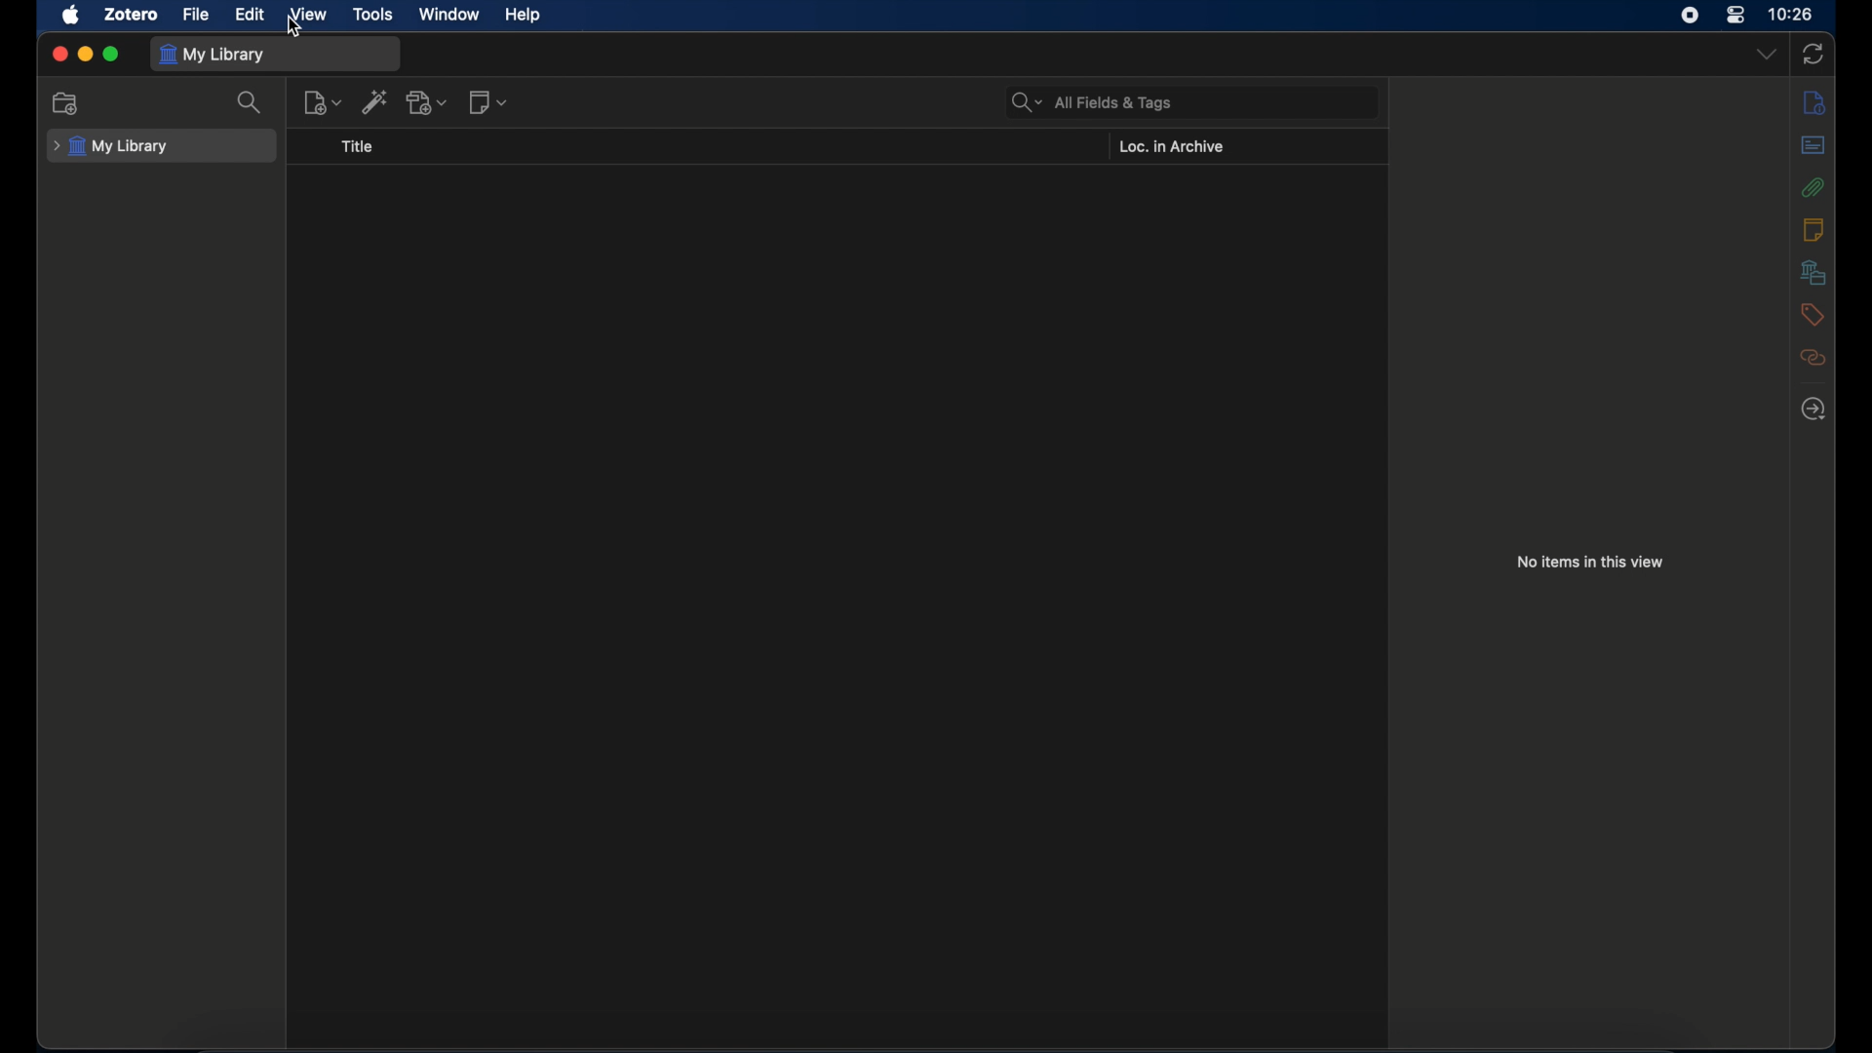 The width and height of the screenshot is (1872, 1053). I want to click on tags, so click(1810, 315).